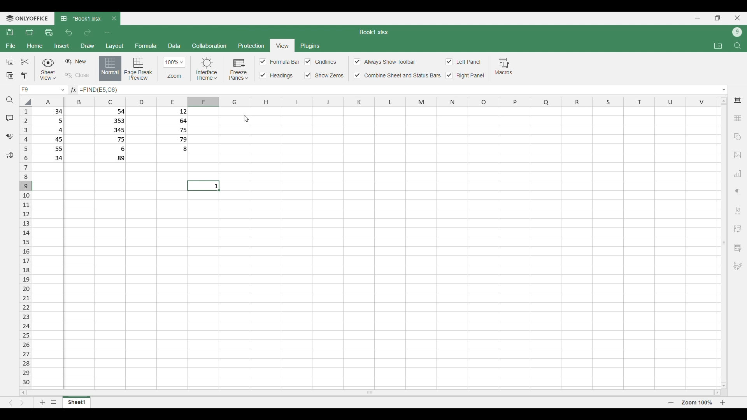 The width and height of the screenshot is (747, 420). Describe the element at coordinates (738, 100) in the screenshot. I see `Cell settings` at that location.